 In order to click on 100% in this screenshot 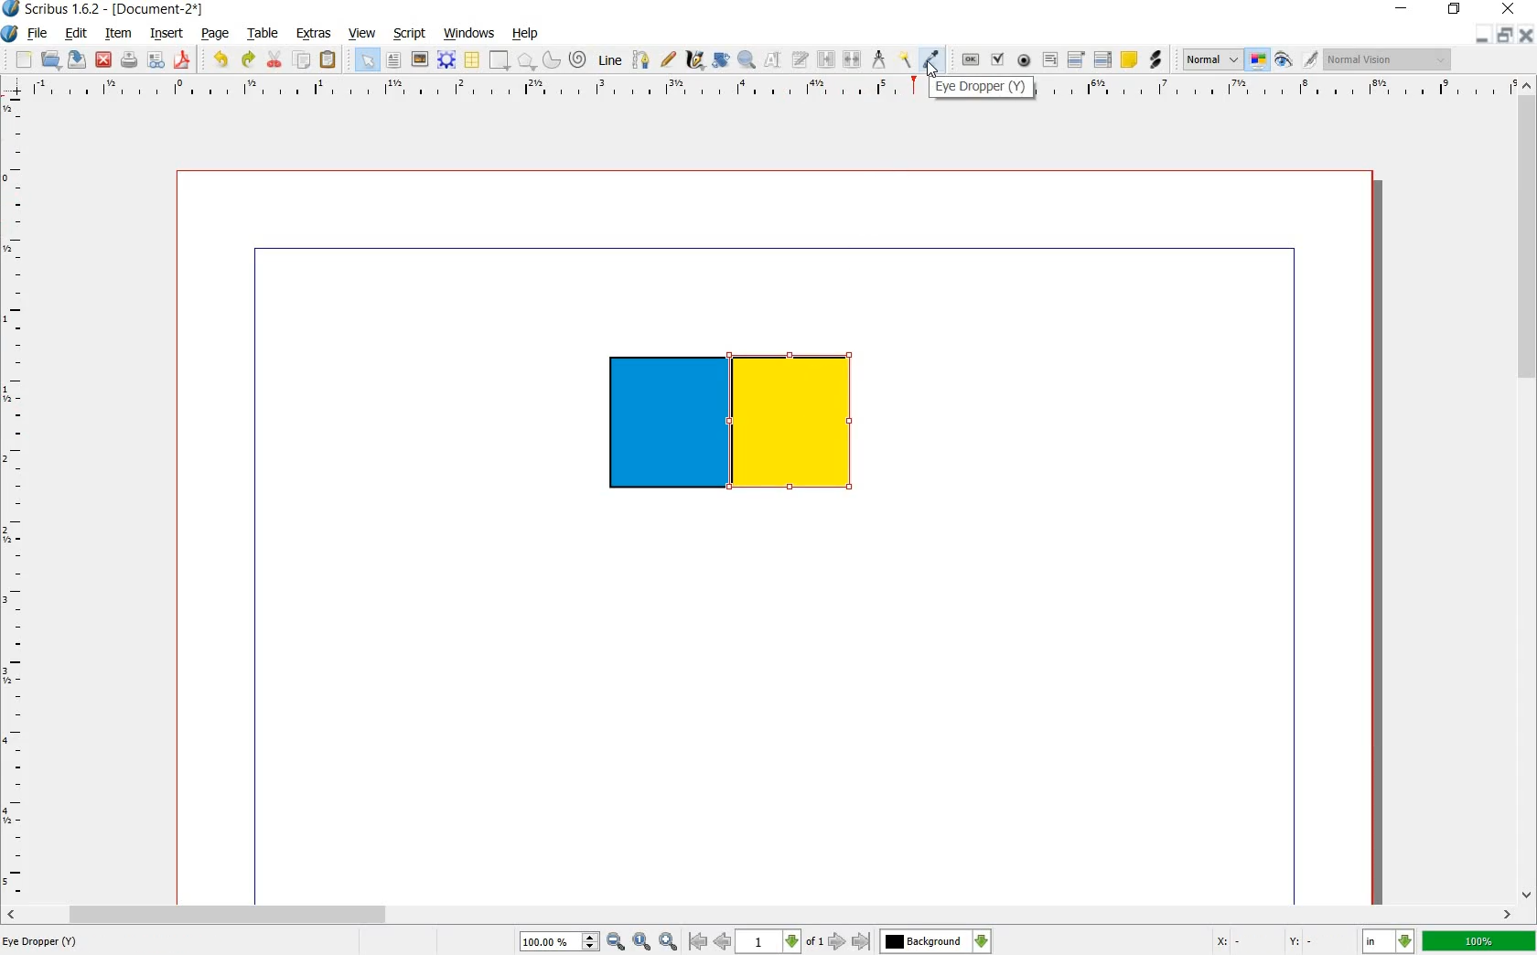, I will do `click(1480, 941)`.